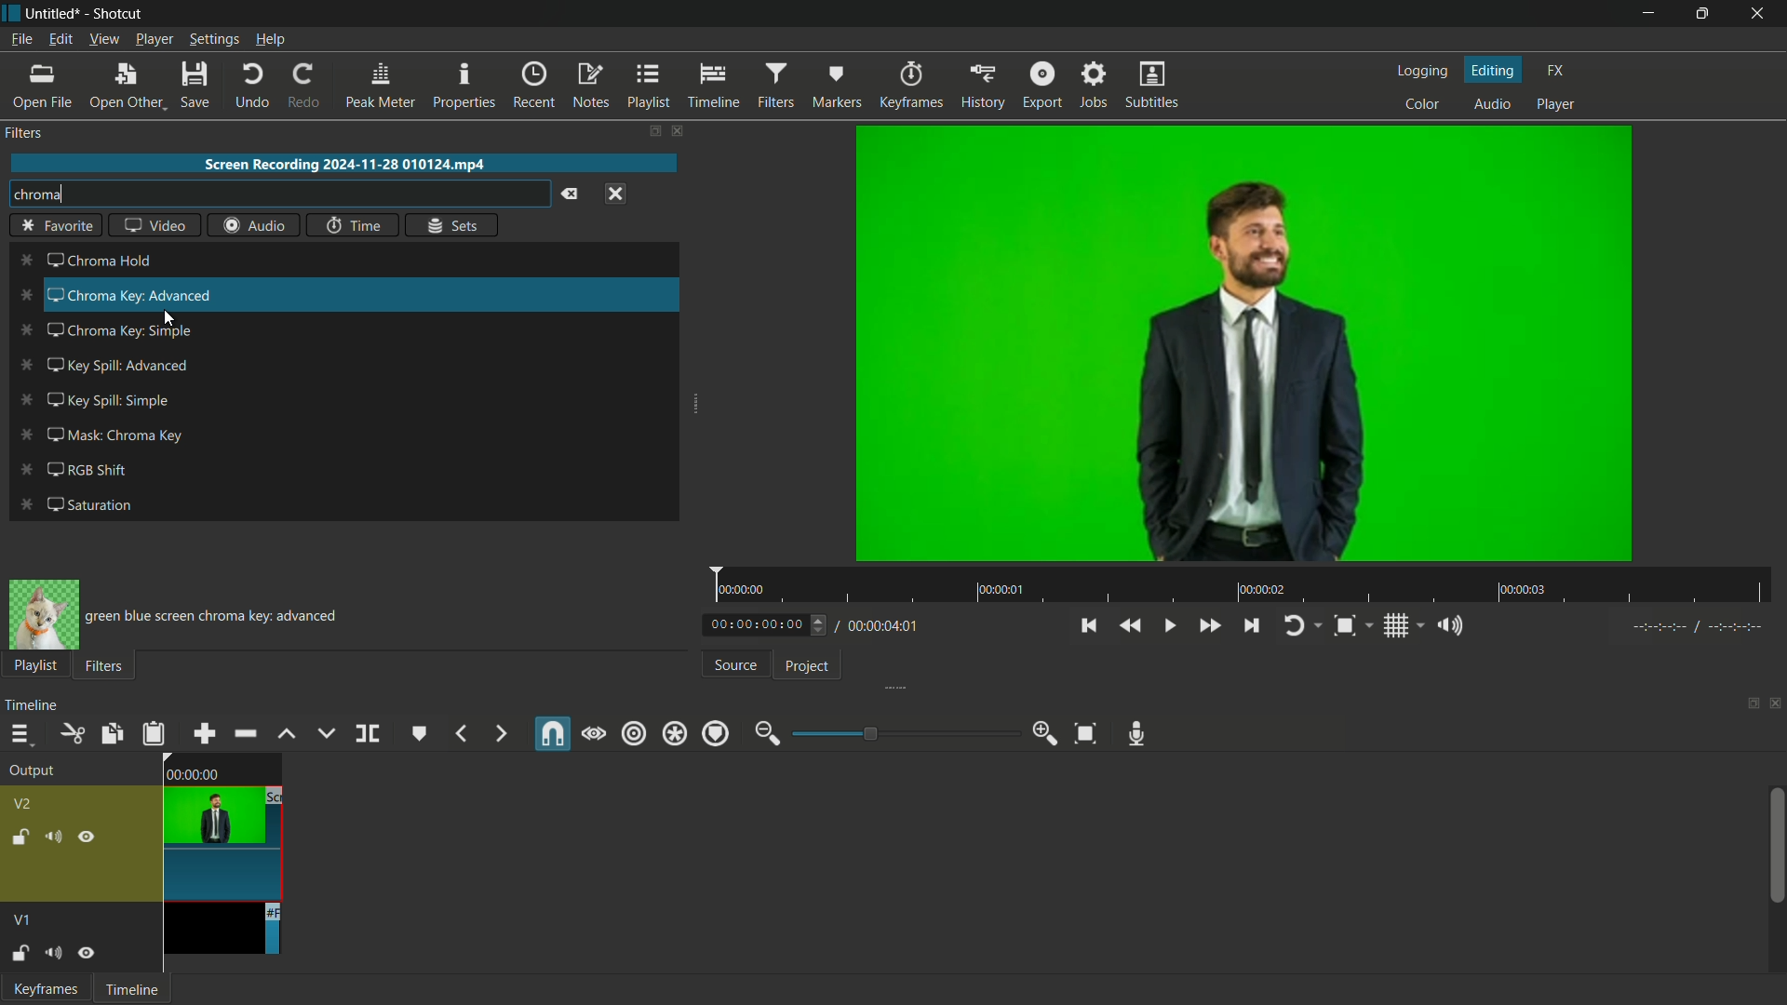 The height and width of the screenshot is (1005, 1787). What do you see at coordinates (774, 87) in the screenshot?
I see `filters` at bounding box center [774, 87].